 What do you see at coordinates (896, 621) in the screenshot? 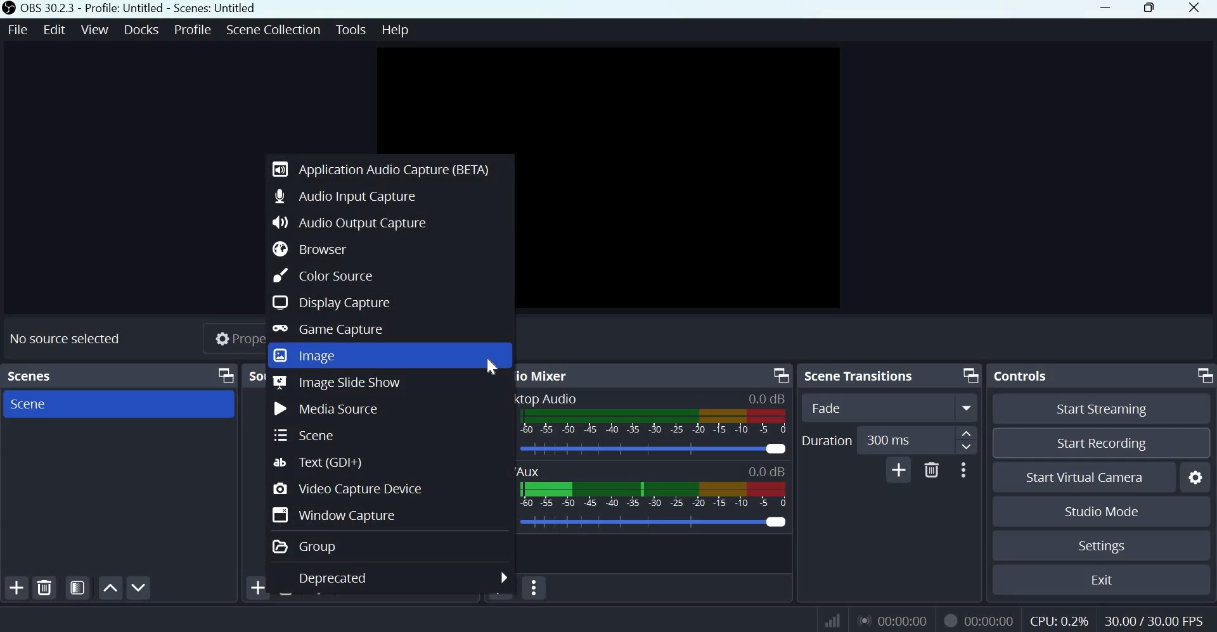
I see `00:00:00` at bounding box center [896, 621].